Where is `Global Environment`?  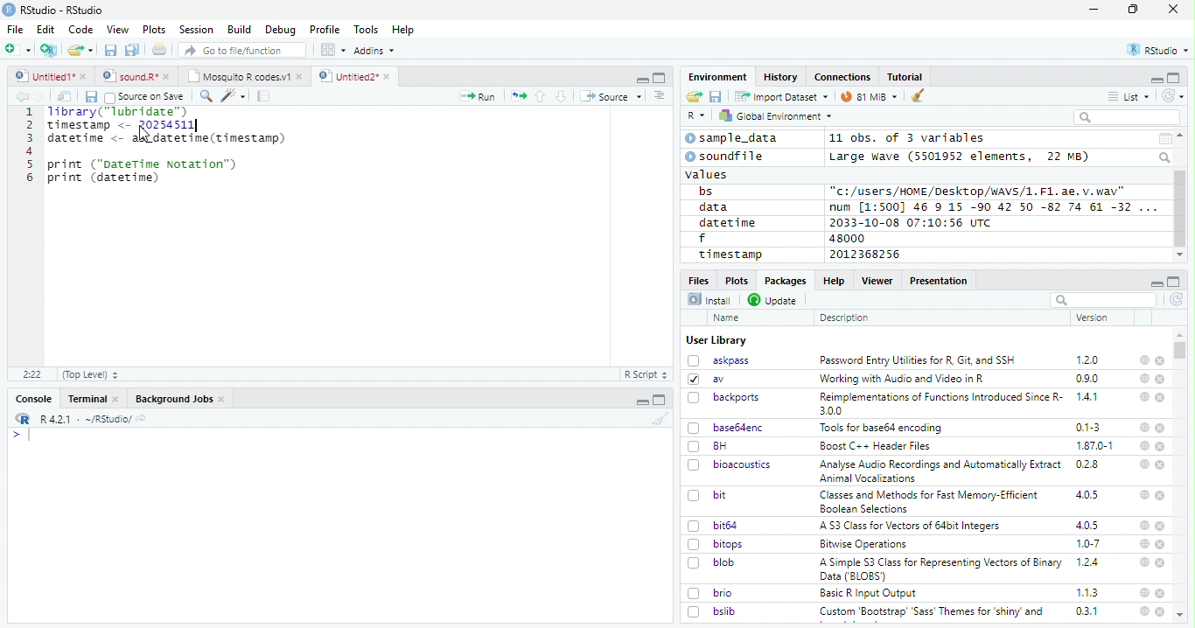 Global Environment is located at coordinates (777, 115).